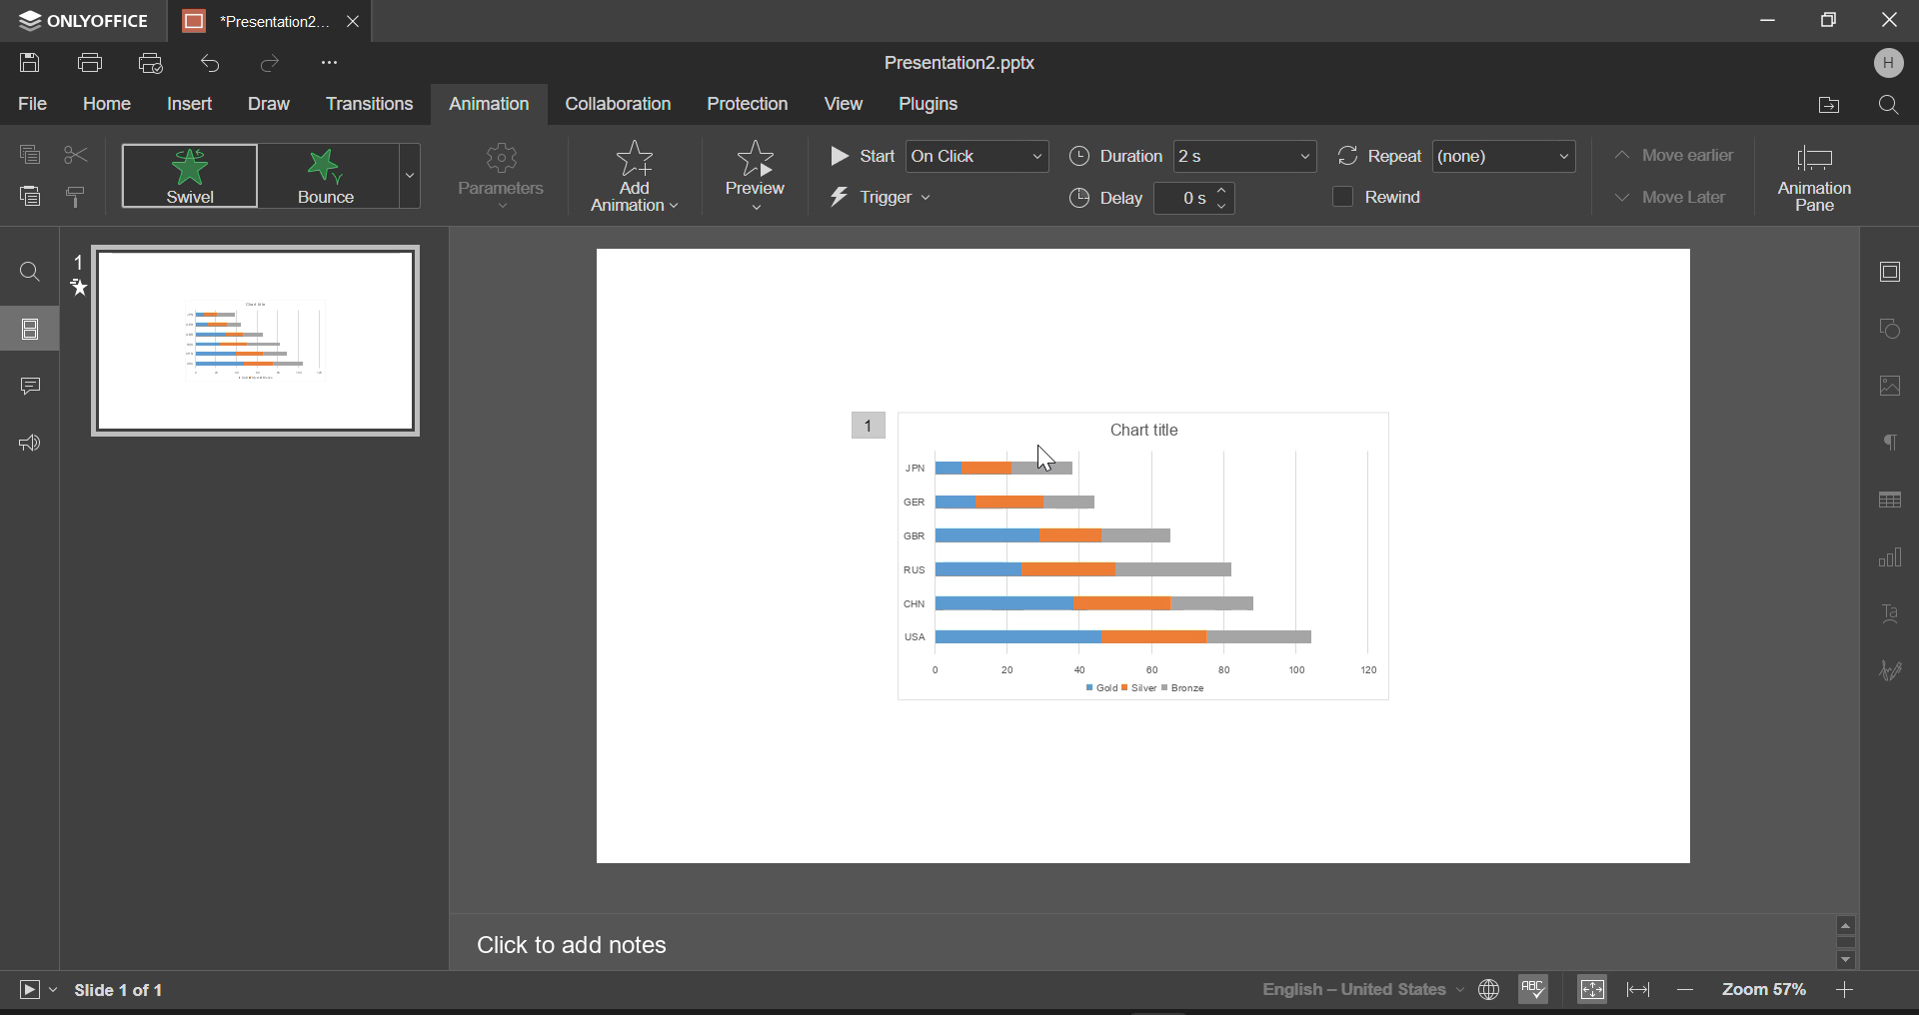  Describe the element at coordinates (106, 106) in the screenshot. I see `Home Menu` at that location.